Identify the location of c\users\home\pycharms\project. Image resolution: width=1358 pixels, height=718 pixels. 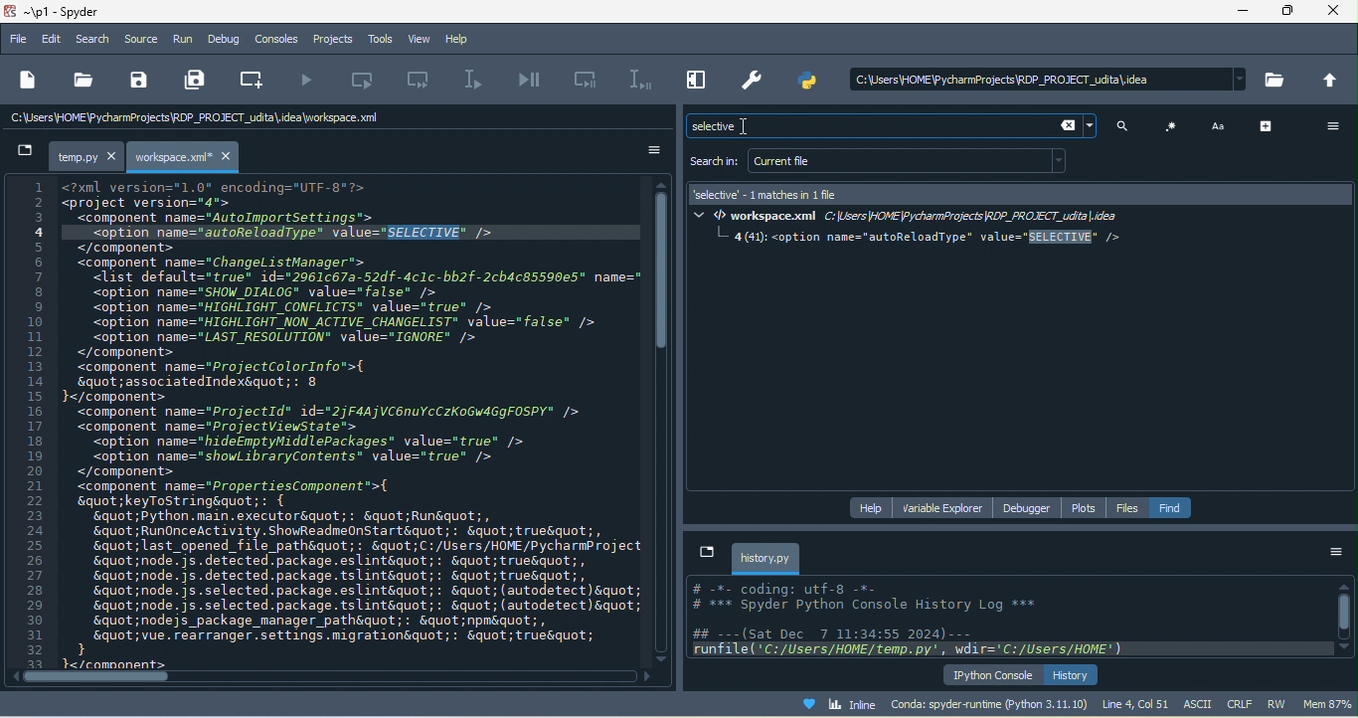
(1041, 80).